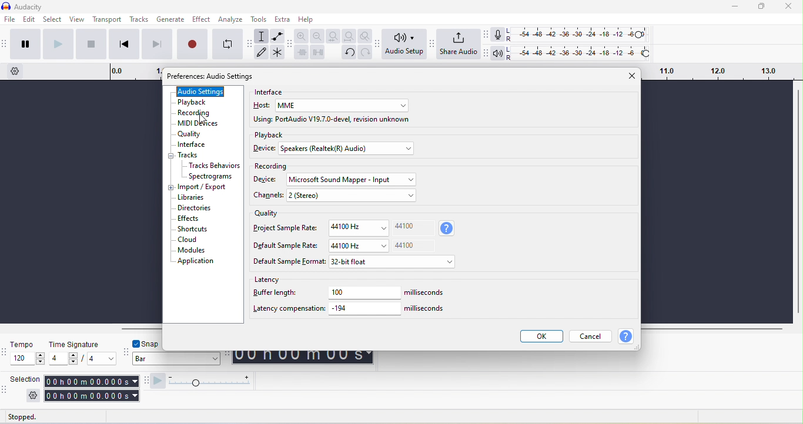 This screenshot has height=424, width=803. What do you see at coordinates (347, 106) in the screenshot?
I see `mme` at bounding box center [347, 106].